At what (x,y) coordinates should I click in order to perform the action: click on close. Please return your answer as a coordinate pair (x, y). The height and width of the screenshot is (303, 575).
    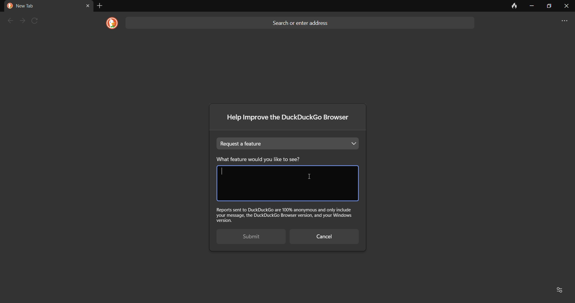
    Looking at the image, I should click on (566, 7).